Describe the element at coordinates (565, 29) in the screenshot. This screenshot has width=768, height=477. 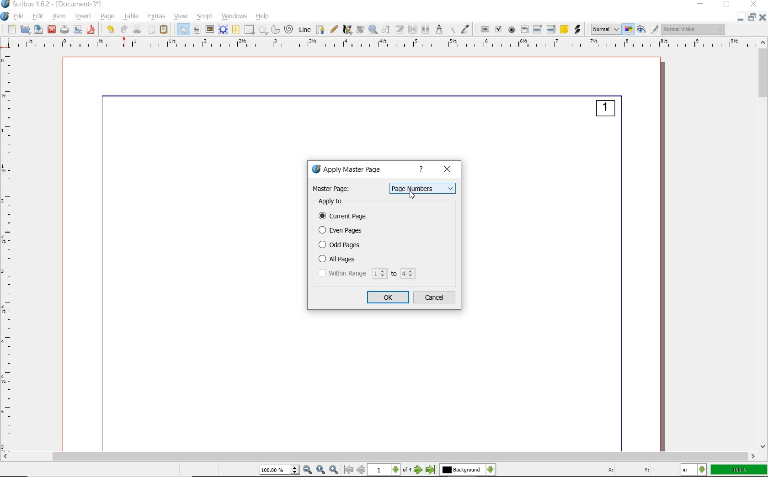
I see `text annotation` at that location.